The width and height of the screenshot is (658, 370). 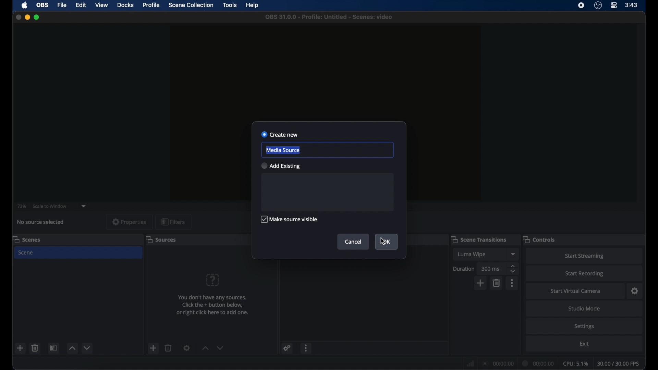 What do you see at coordinates (539, 239) in the screenshot?
I see `controls` at bounding box center [539, 239].